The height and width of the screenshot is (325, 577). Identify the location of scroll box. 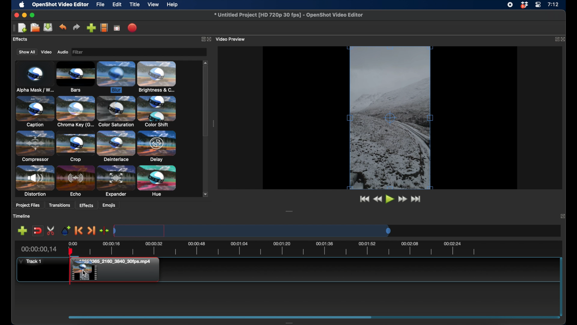
(206, 102).